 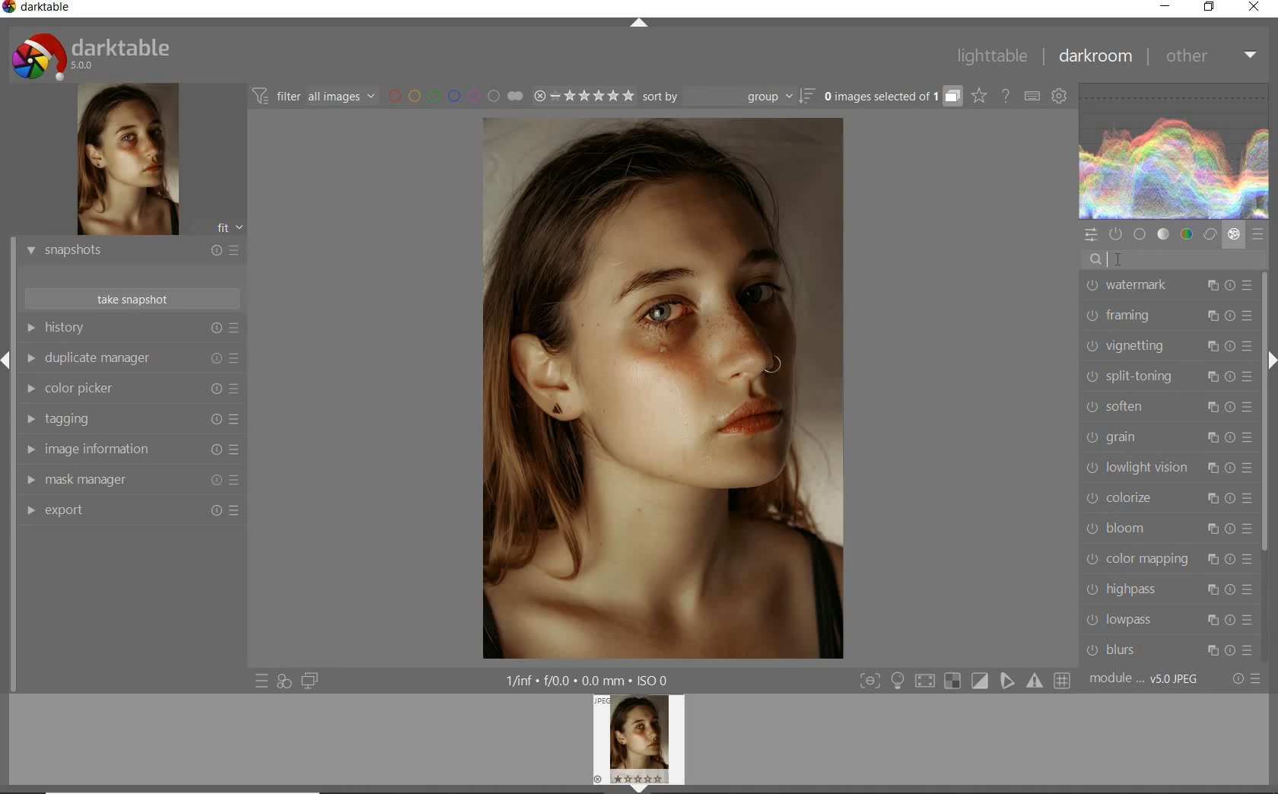 What do you see at coordinates (1175, 260) in the screenshot?
I see `search modules by name` at bounding box center [1175, 260].